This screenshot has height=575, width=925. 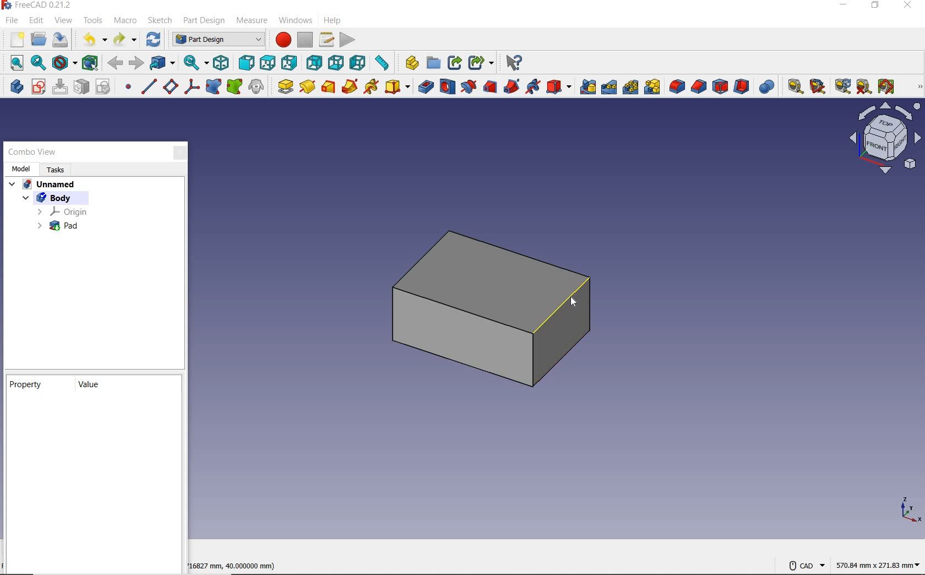 I want to click on subtractive pipe, so click(x=513, y=86).